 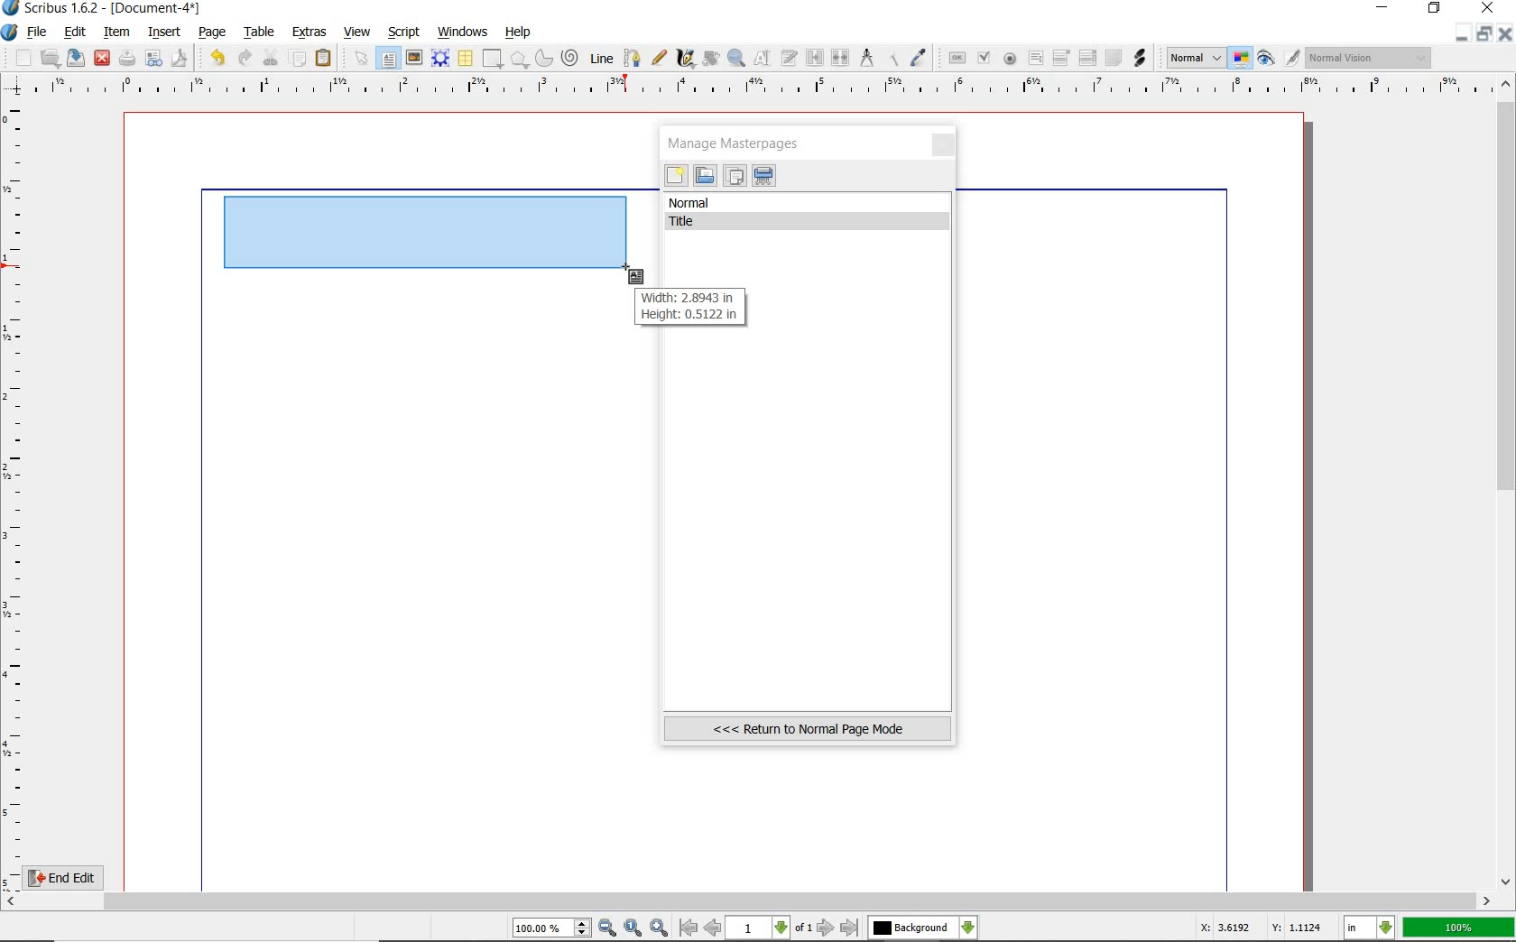 What do you see at coordinates (704, 176) in the screenshot?
I see `import masterpages` at bounding box center [704, 176].